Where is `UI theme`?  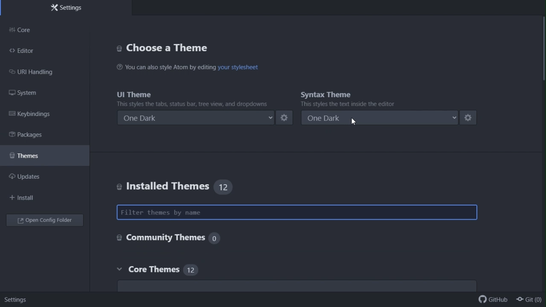 UI theme is located at coordinates (196, 98).